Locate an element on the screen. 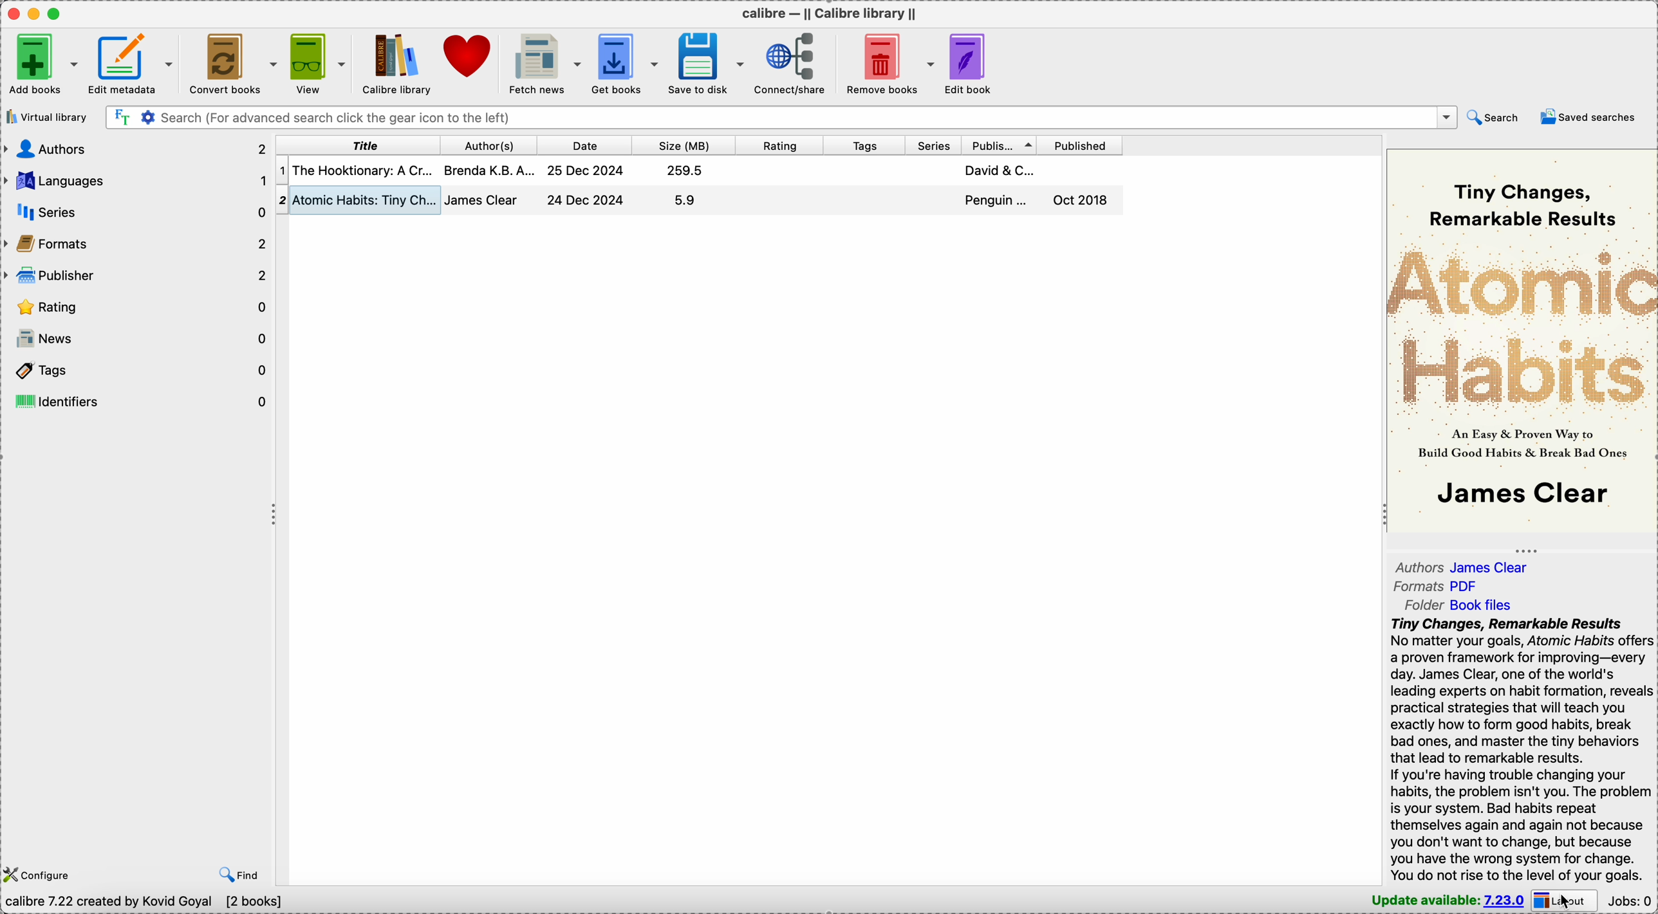 The image size is (1658, 914). series is located at coordinates (934, 145).